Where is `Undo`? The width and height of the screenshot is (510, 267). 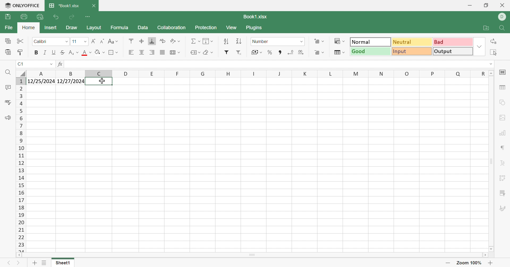
Undo is located at coordinates (55, 18).